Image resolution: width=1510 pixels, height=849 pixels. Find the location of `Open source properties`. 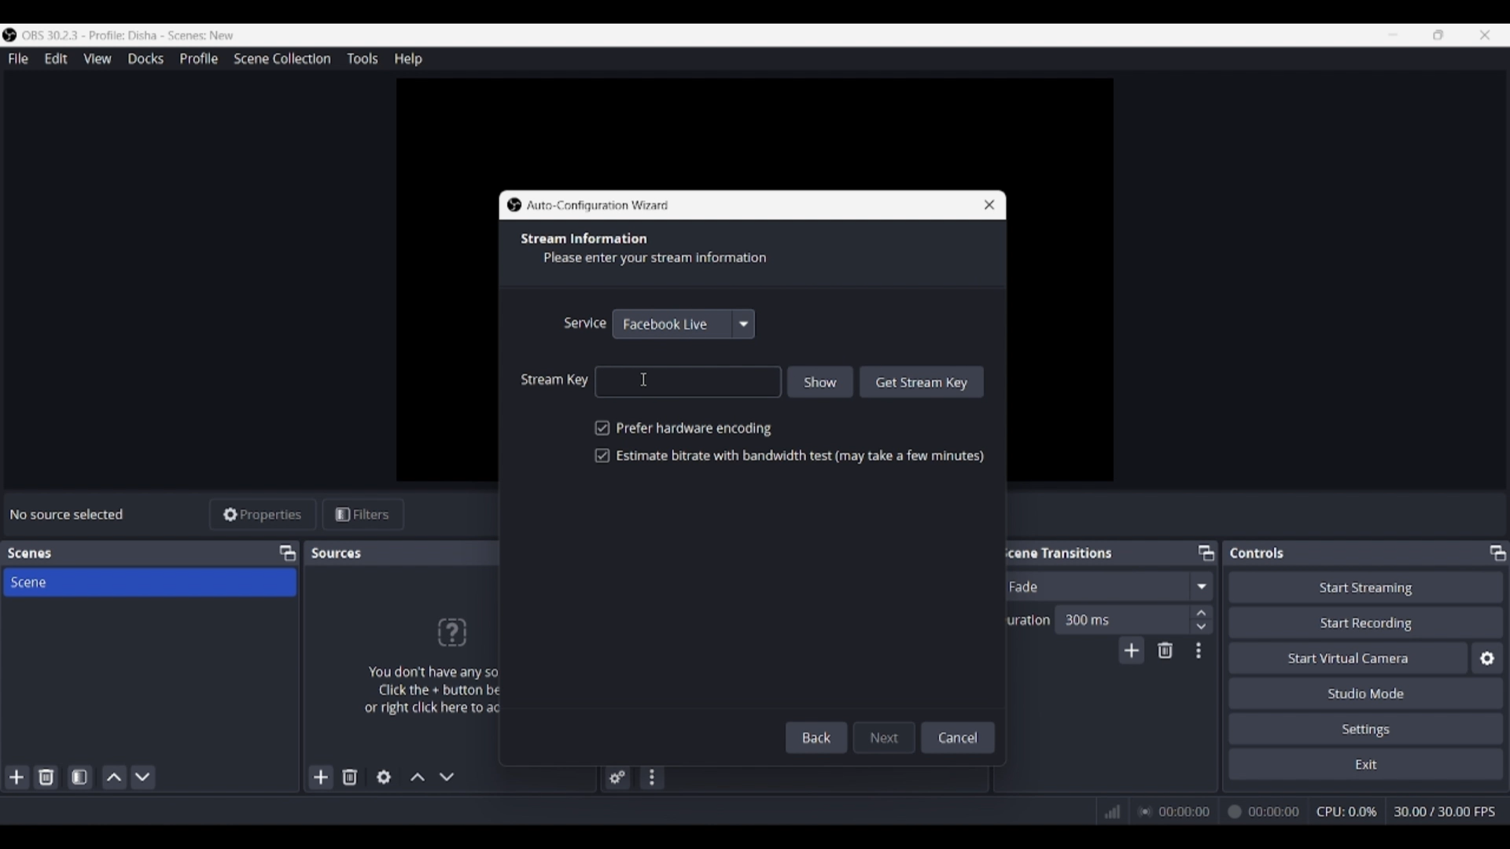

Open source properties is located at coordinates (384, 777).